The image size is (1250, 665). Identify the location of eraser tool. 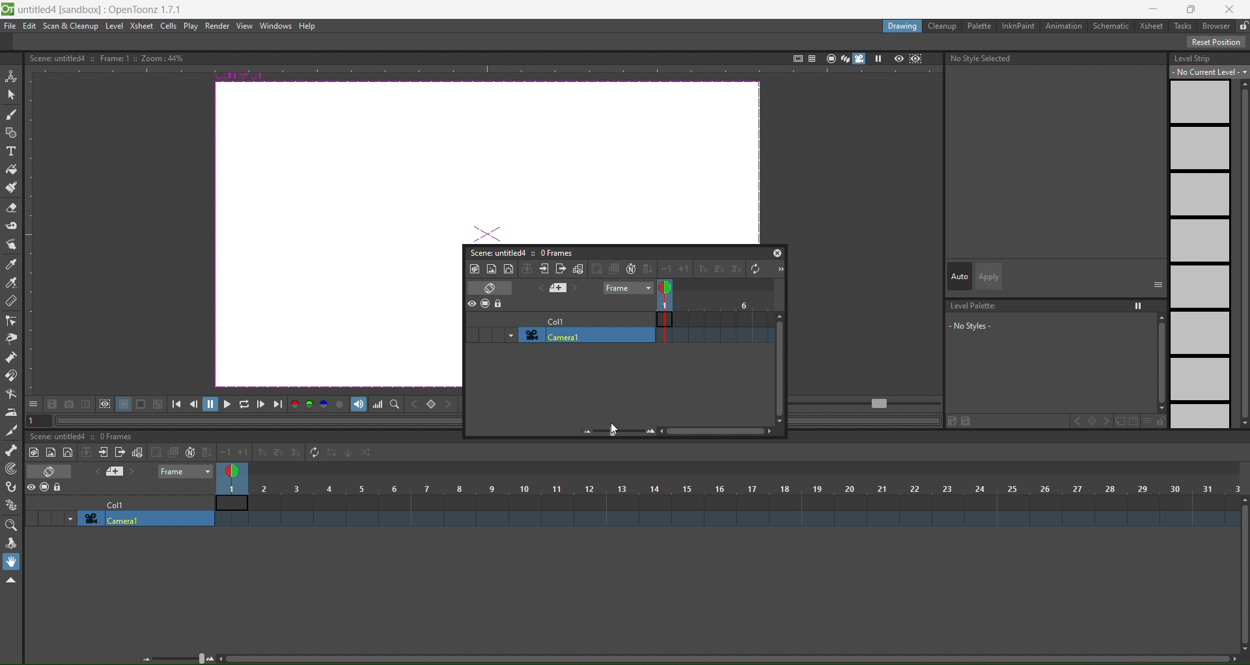
(12, 209).